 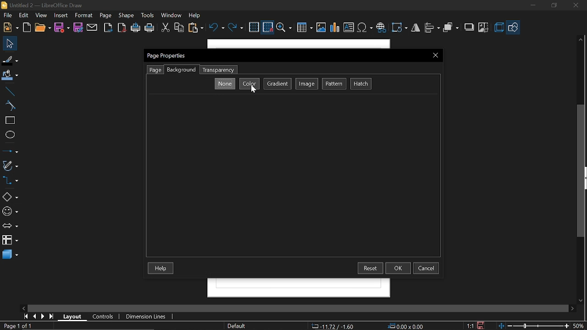 What do you see at coordinates (8, 15) in the screenshot?
I see `File` at bounding box center [8, 15].